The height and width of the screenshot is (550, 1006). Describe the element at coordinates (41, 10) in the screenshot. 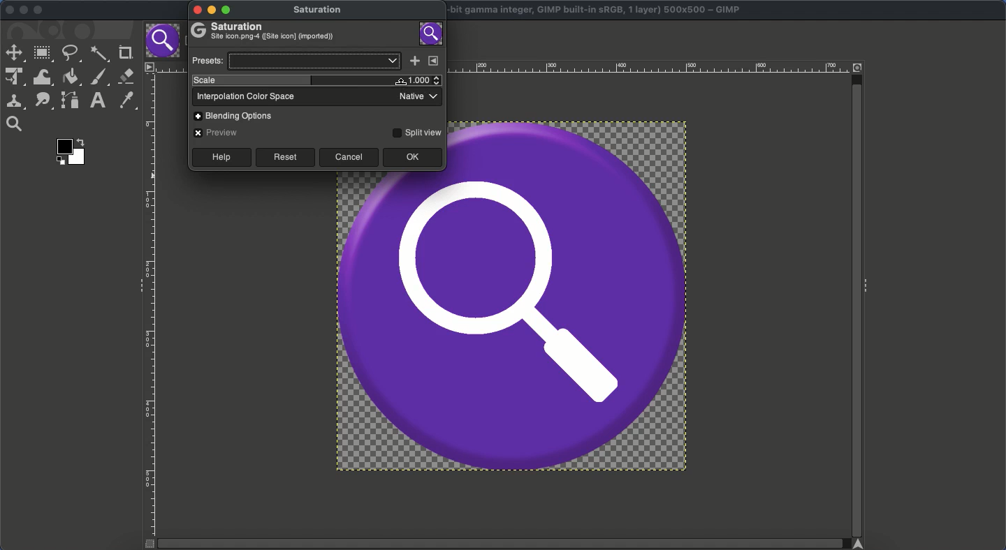

I see `Maximize` at that location.